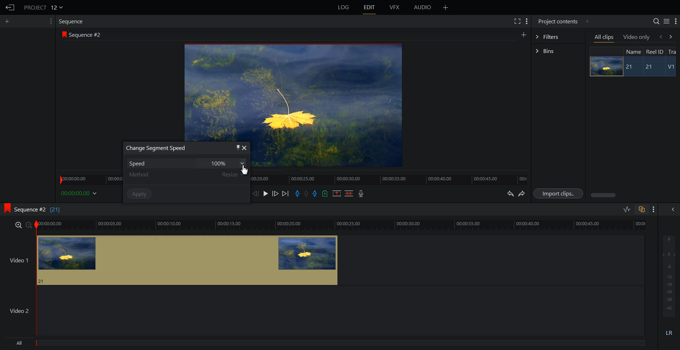  What do you see at coordinates (342, 224) in the screenshot?
I see `video time` at bounding box center [342, 224].